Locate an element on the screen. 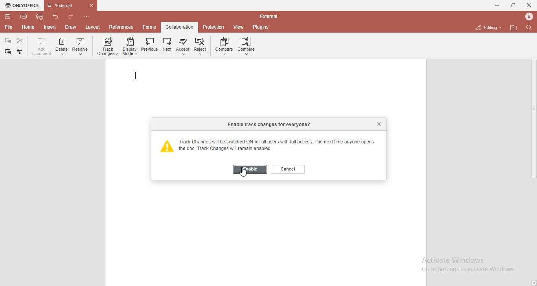  onlyoffice is located at coordinates (23, 5).